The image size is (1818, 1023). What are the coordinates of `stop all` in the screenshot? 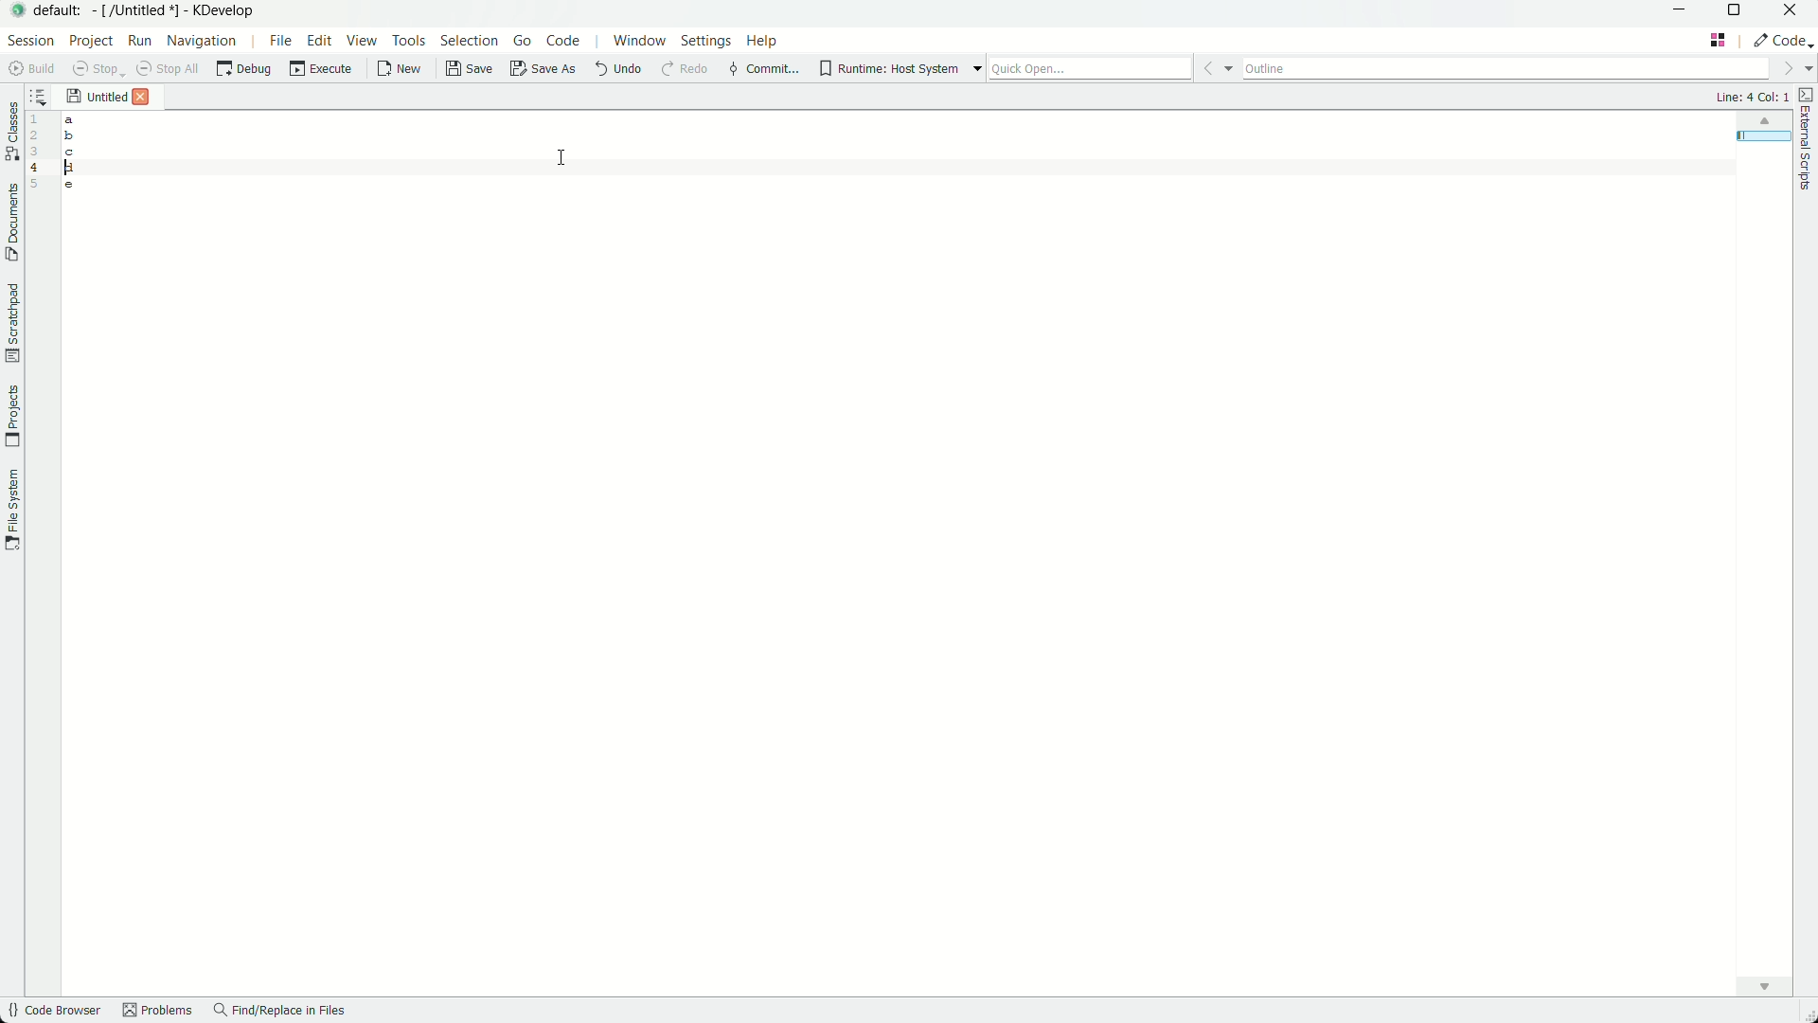 It's located at (167, 70).